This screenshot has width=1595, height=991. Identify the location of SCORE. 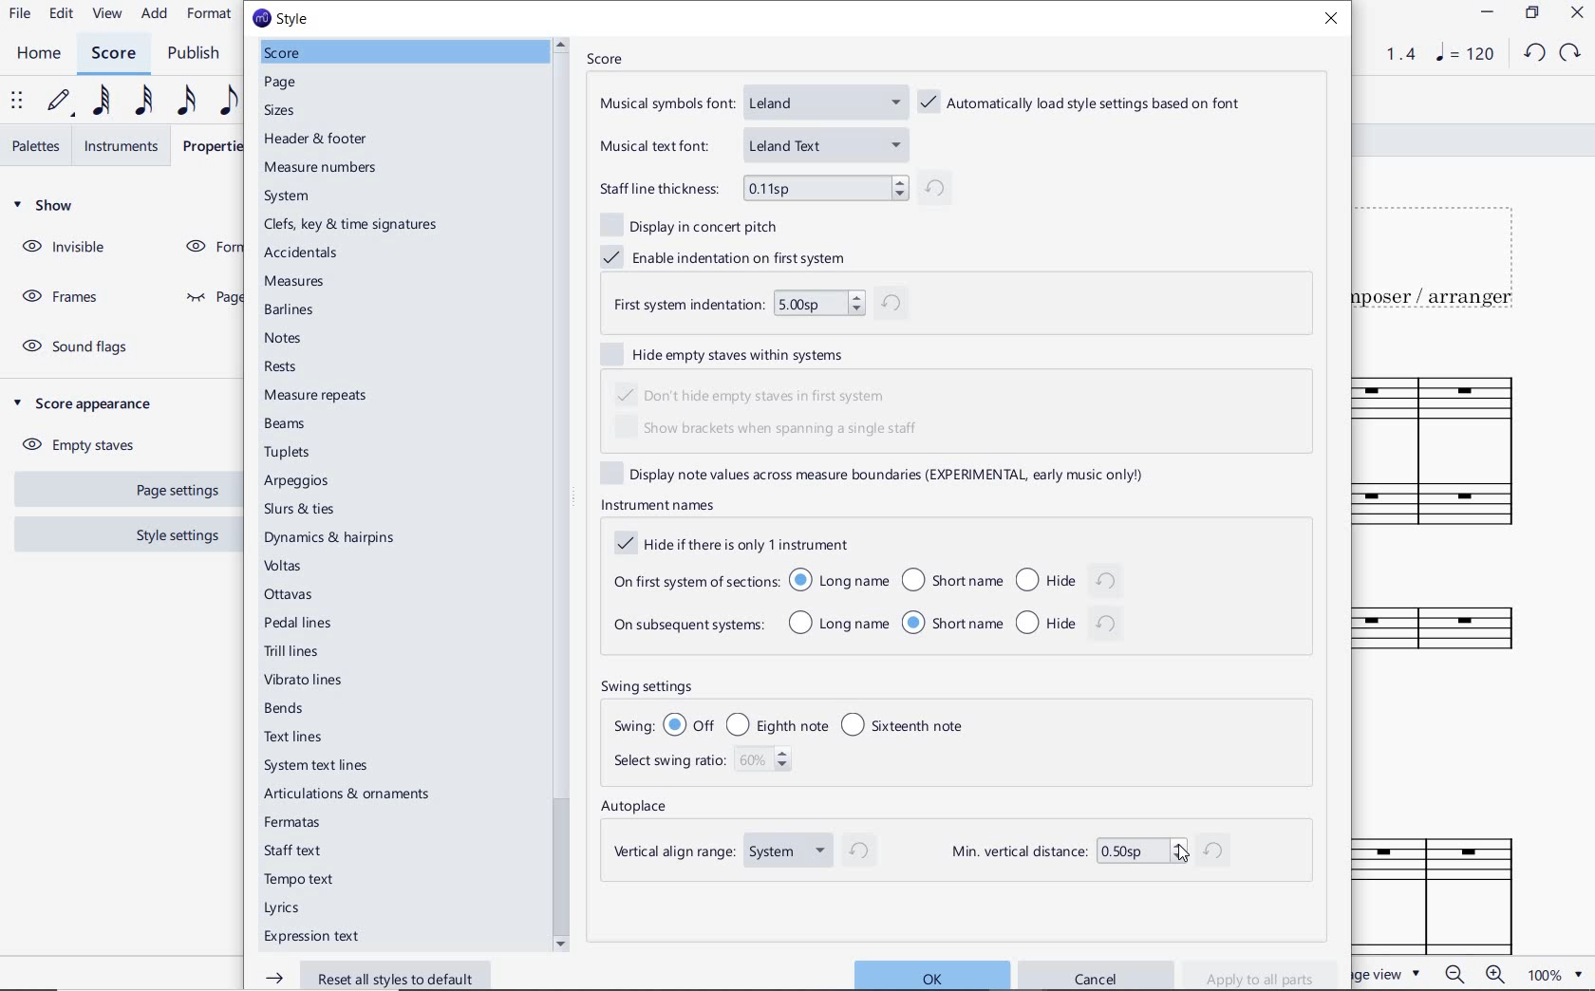
(114, 54).